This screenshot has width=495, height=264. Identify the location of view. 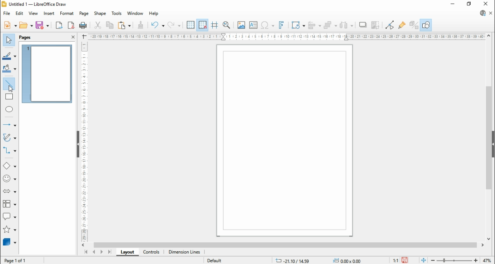
(33, 14).